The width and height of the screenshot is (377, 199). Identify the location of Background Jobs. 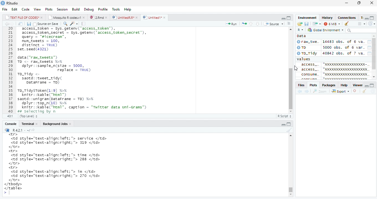
(58, 124).